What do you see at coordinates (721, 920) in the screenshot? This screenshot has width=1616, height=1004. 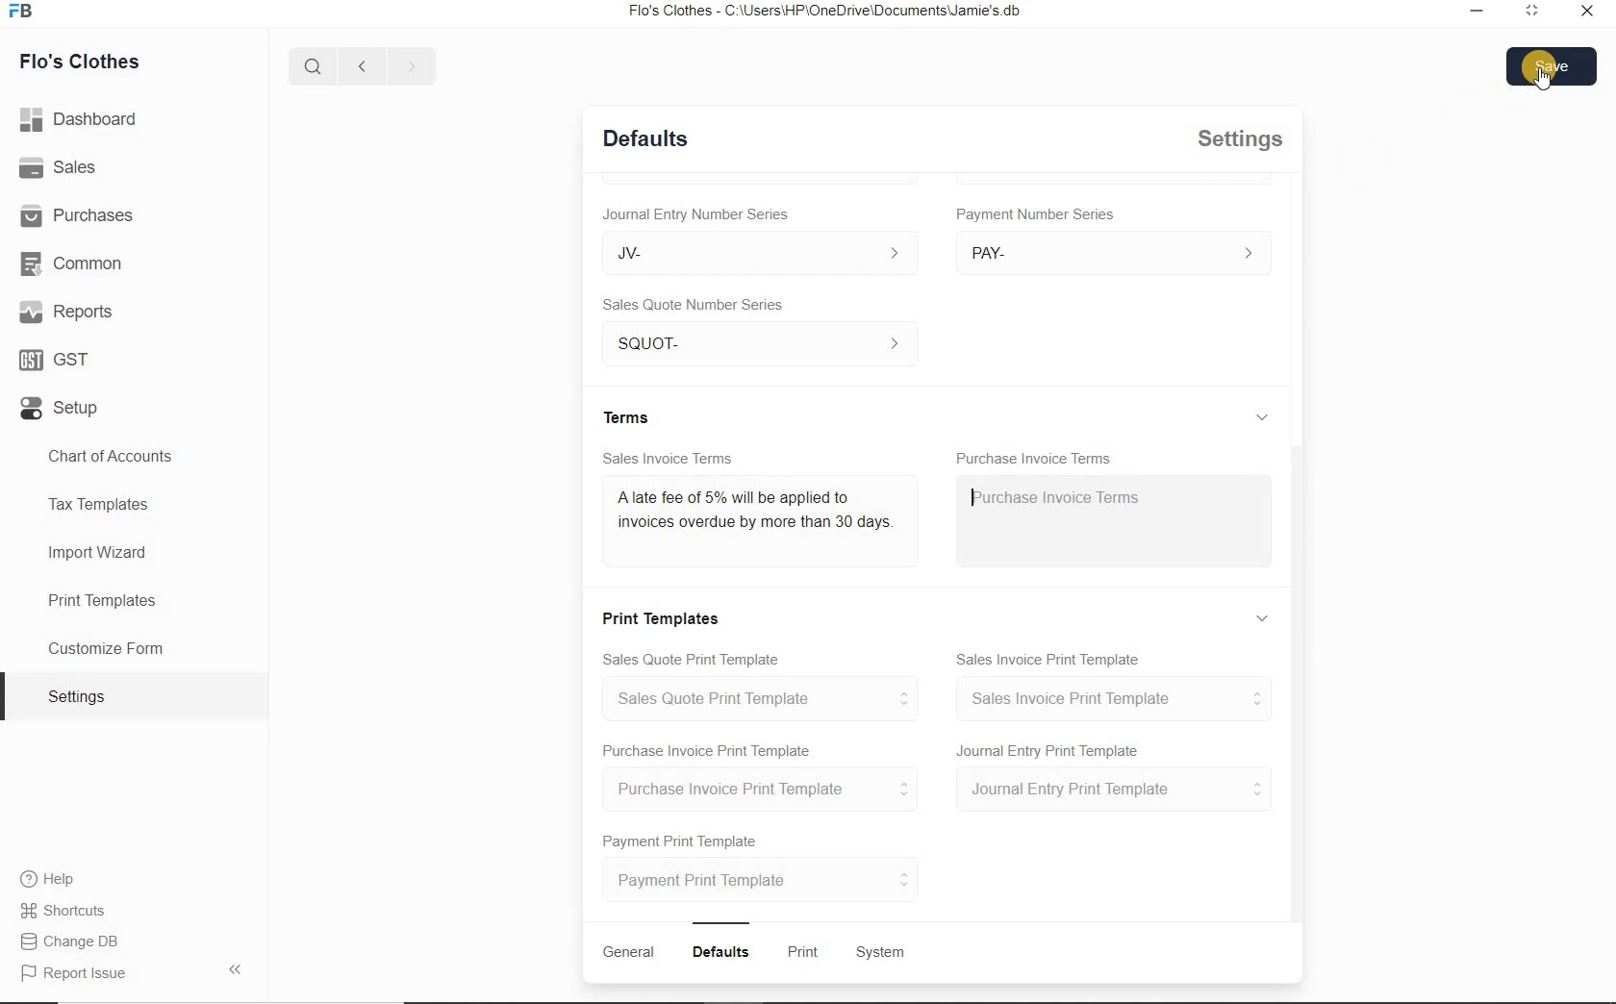 I see `Bar` at bounding box center [721, 920].